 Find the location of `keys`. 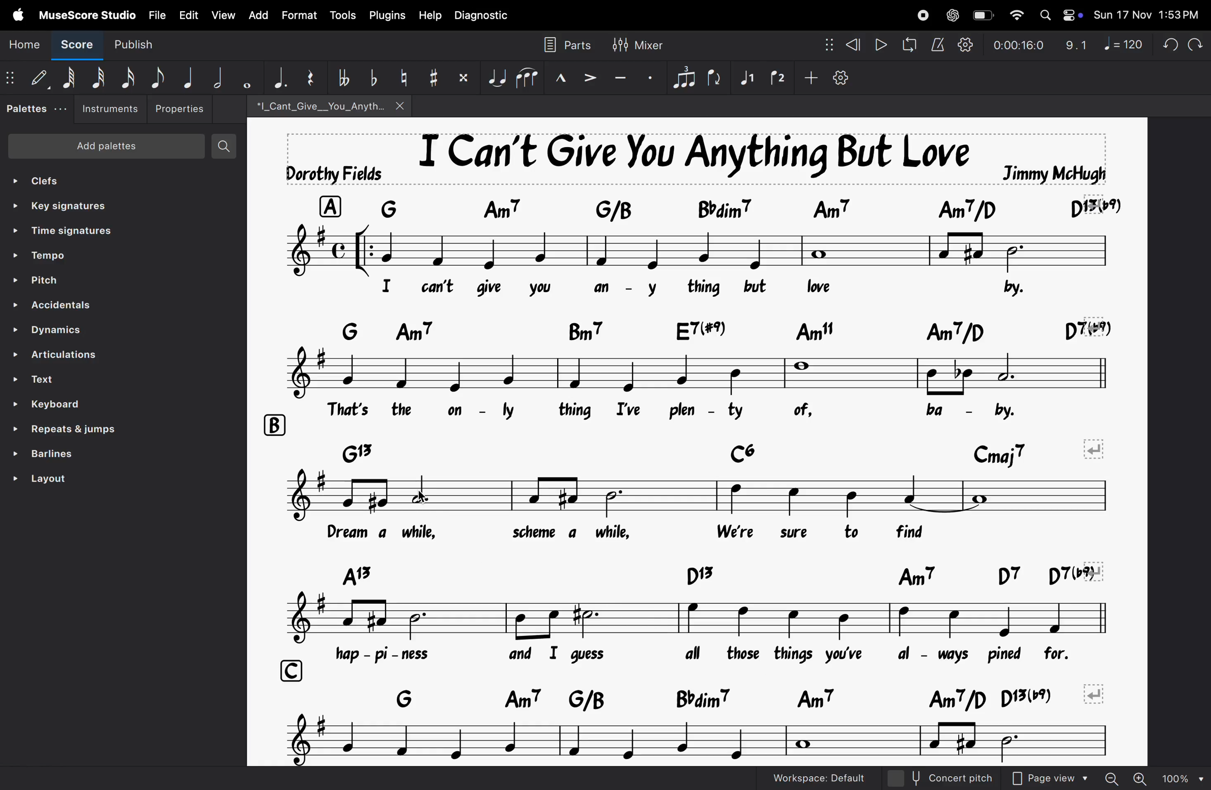

keys is located at coordinates (712, 576).